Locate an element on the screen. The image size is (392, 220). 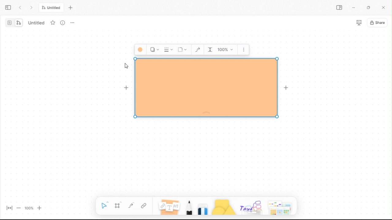
link is located at coordinates (144, 206).